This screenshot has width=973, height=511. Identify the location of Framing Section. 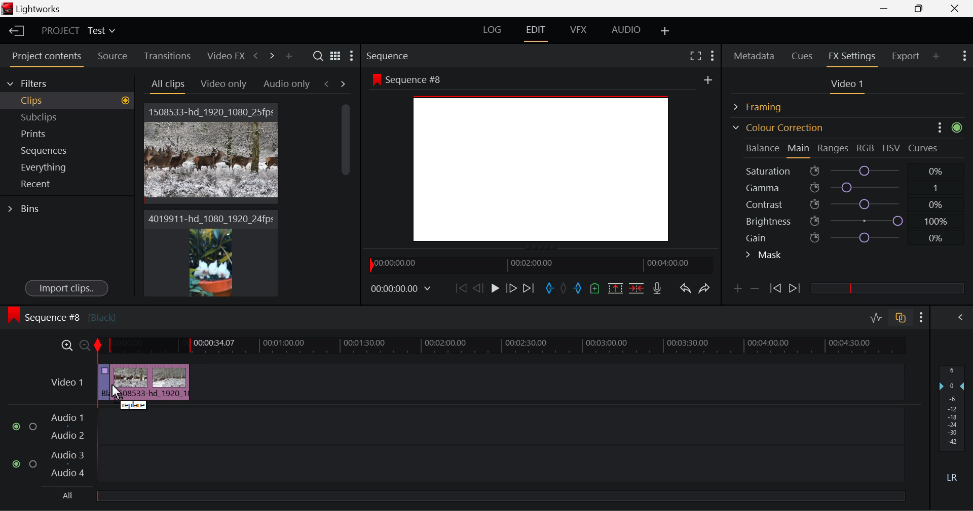
(766, 105).